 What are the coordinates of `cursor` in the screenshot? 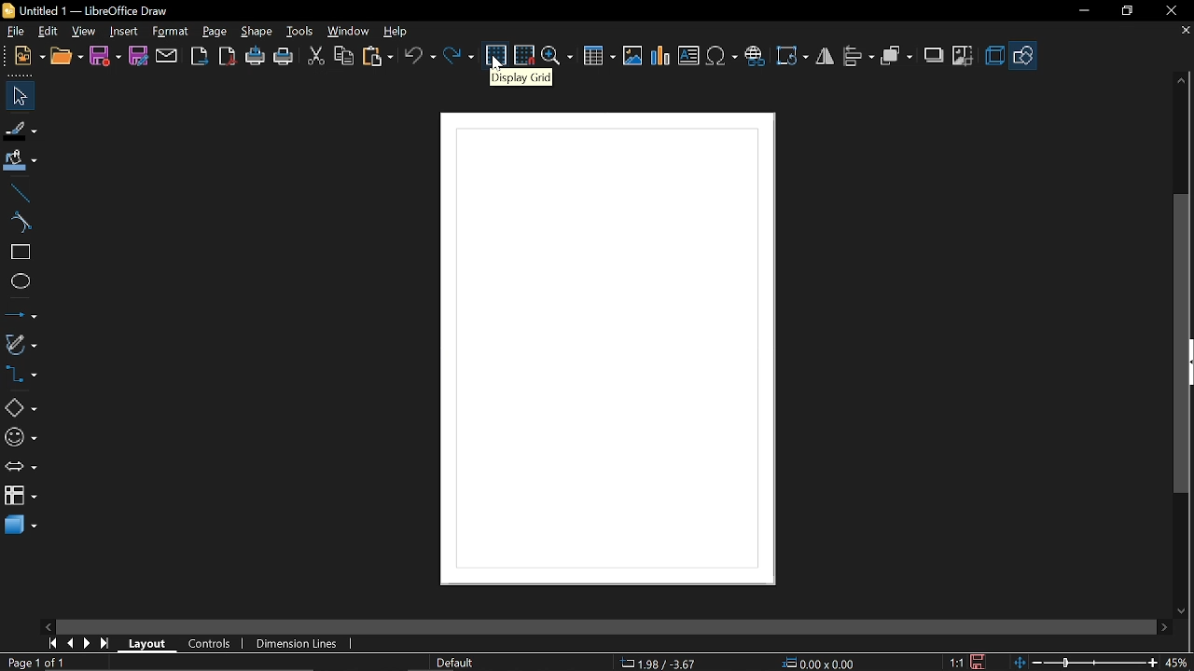 It's located at (497, 64).